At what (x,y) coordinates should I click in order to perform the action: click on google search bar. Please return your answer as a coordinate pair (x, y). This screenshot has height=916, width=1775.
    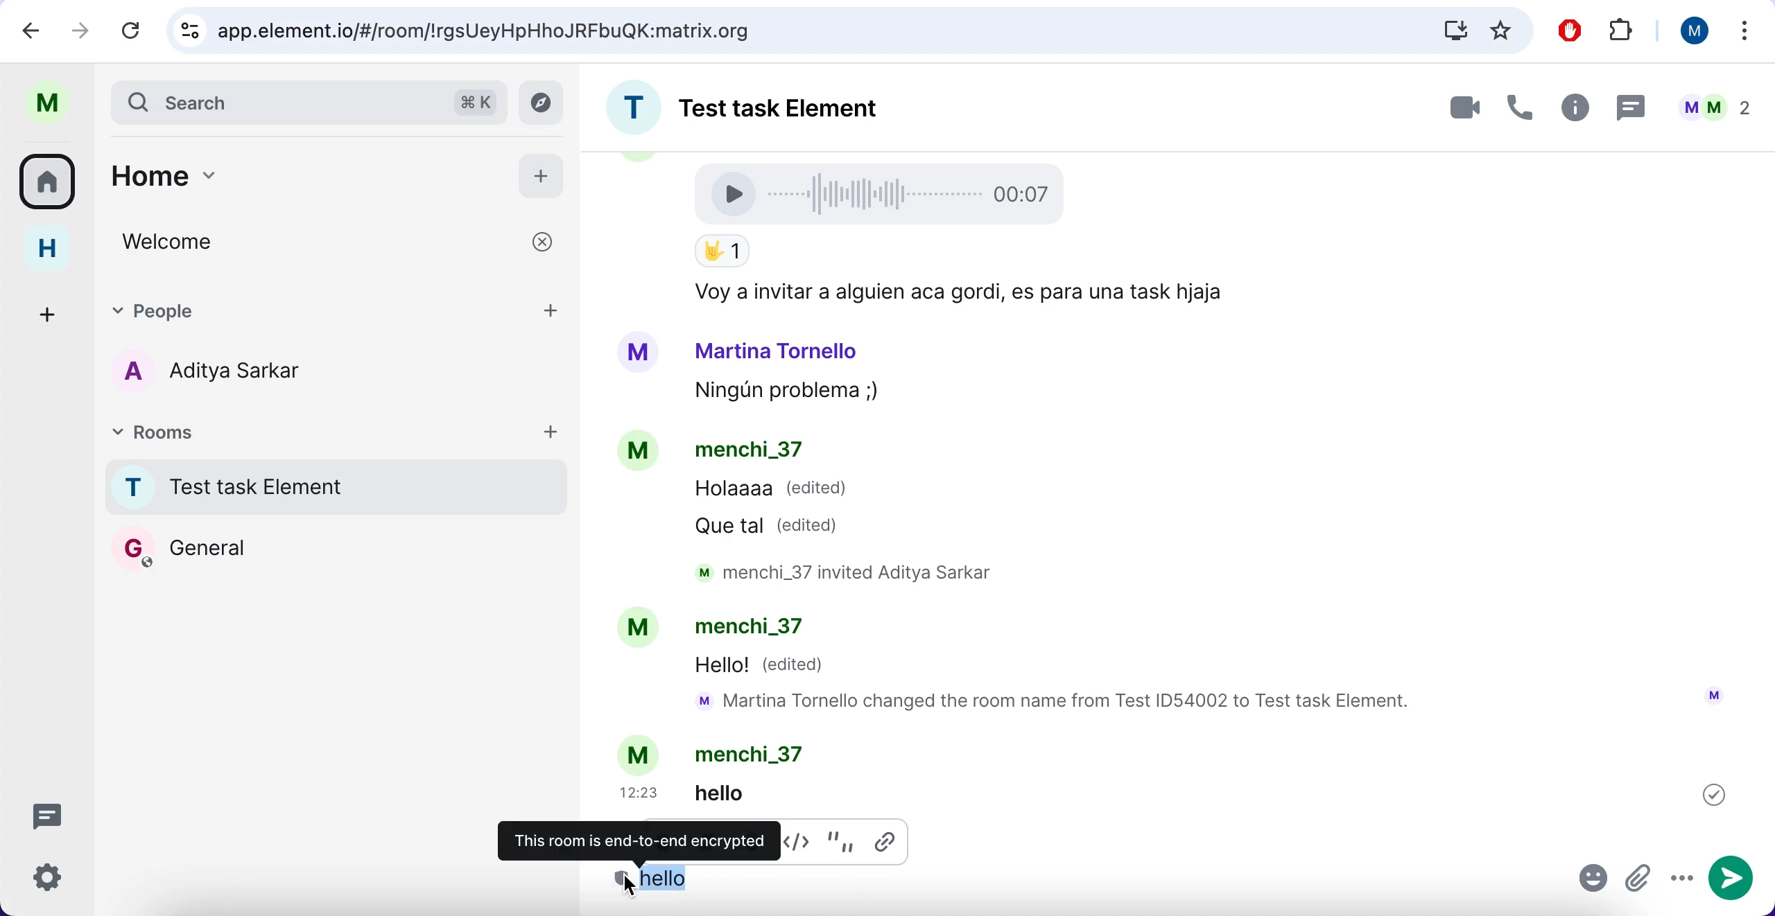
    Looking at the image, I should click on (783, 31).